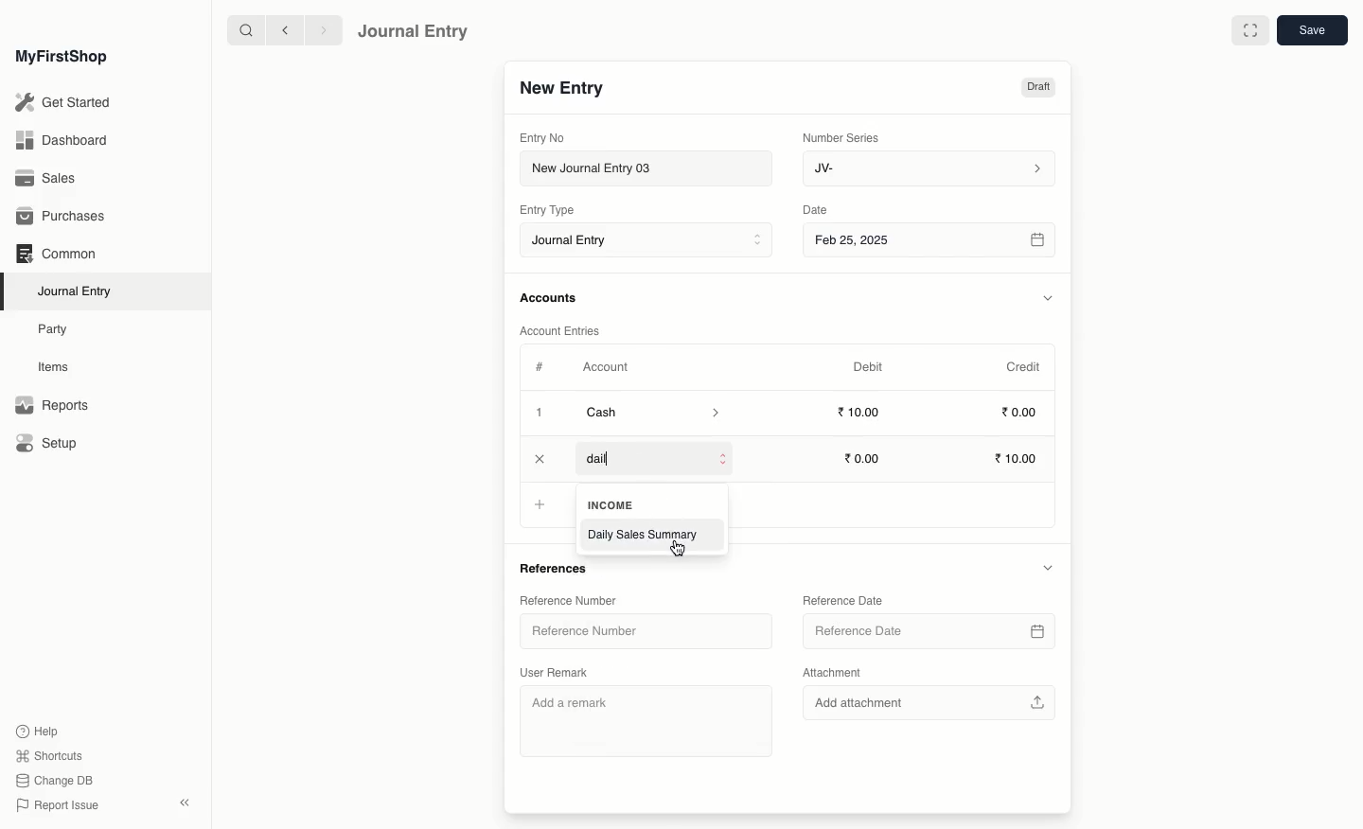 The height and width of the screenshot is (829, 1363). Describe the element at coordinates (61, 139) in the screenshot. I see `Dashboard` at that location.